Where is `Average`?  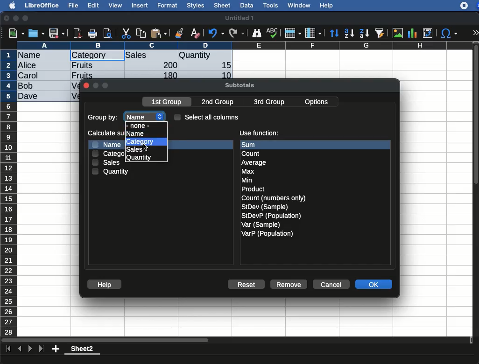 Average is located at coordinates (254, 162).